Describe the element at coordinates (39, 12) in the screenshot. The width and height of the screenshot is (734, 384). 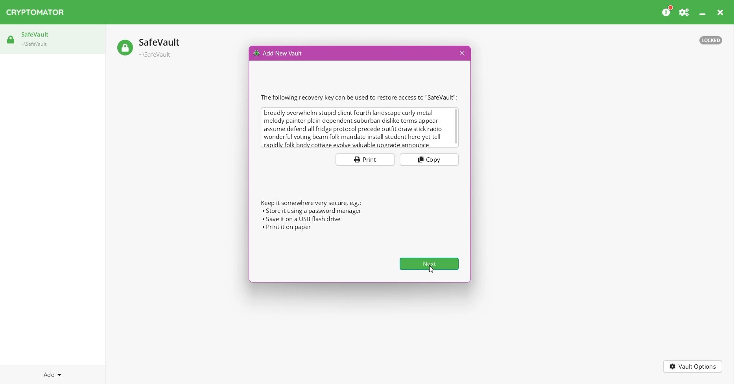
I see `CRYPTOMATOR Application Name` at that location.